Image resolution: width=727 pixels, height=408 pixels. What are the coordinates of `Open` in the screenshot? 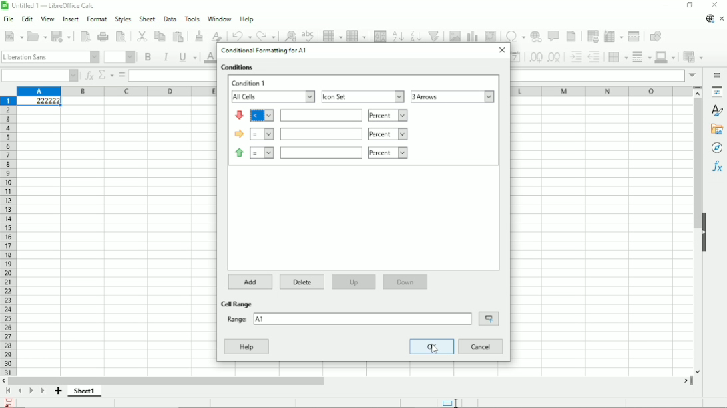 It's located at (37, 36).